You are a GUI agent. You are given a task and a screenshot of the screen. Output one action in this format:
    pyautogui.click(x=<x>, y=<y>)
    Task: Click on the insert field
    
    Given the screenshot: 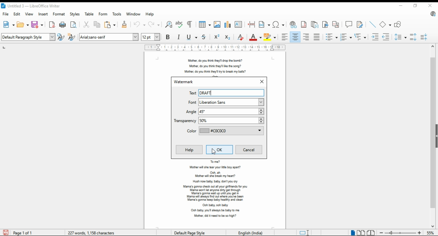 What is the action you would take?
    pyautogui.click(x=265, y=25)
    